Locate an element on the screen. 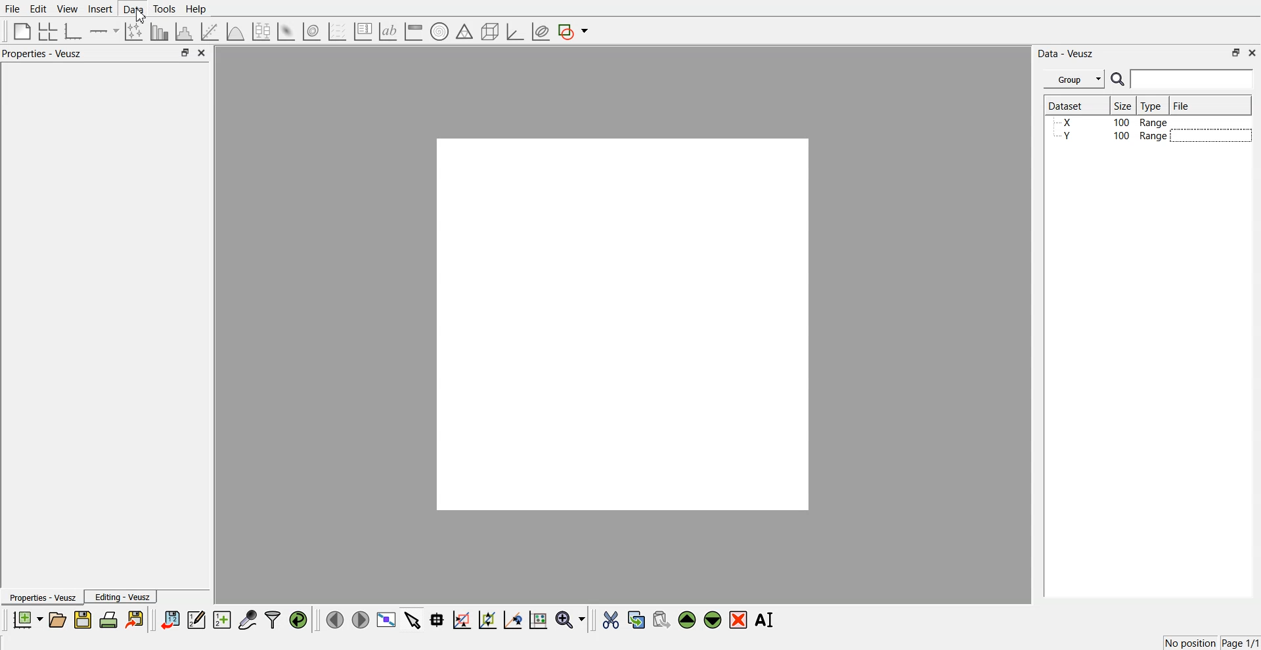 The height and width of the screenshot is (650, 1261). Paste widget from the clipboard is located at coordinates (661, 618).